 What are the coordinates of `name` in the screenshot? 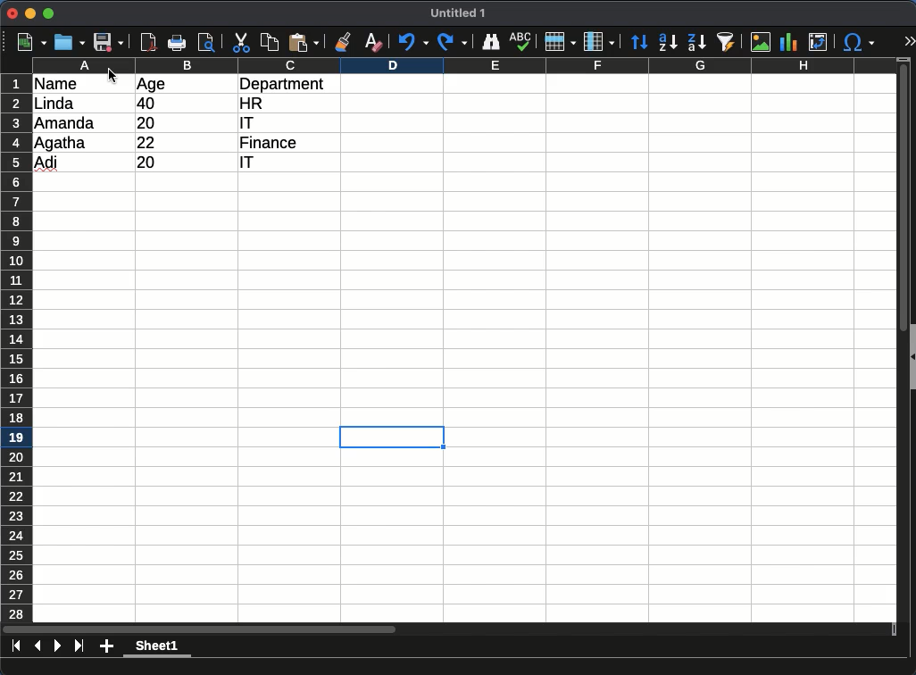 It's located at (65, 83).